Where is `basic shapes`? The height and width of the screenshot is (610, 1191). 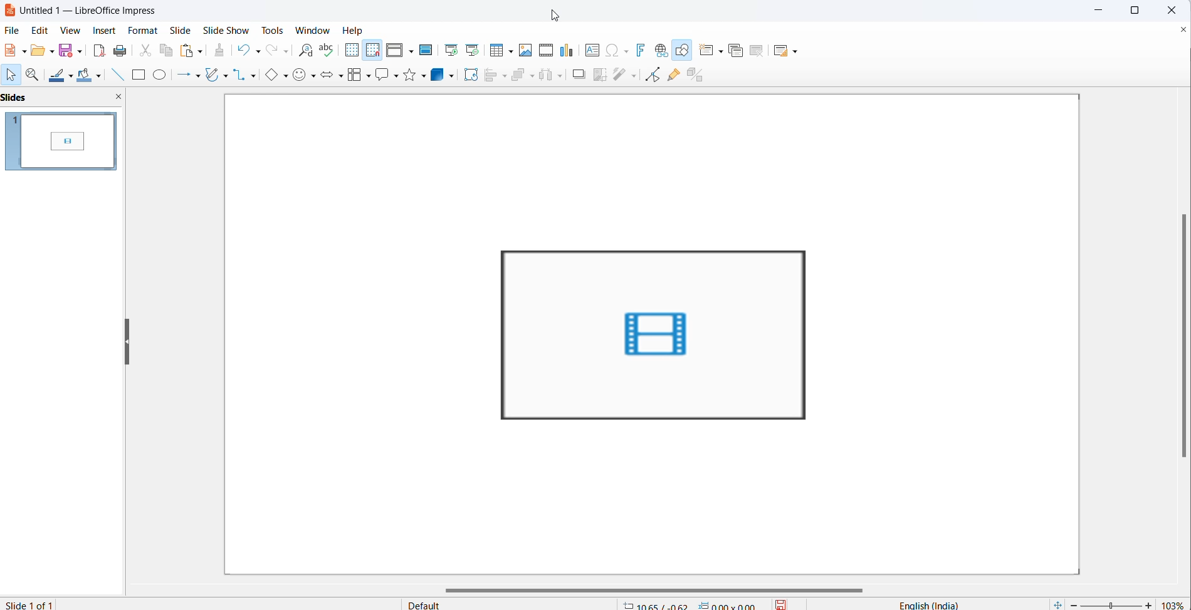
basic shapes is located at coordinates (272, 76).